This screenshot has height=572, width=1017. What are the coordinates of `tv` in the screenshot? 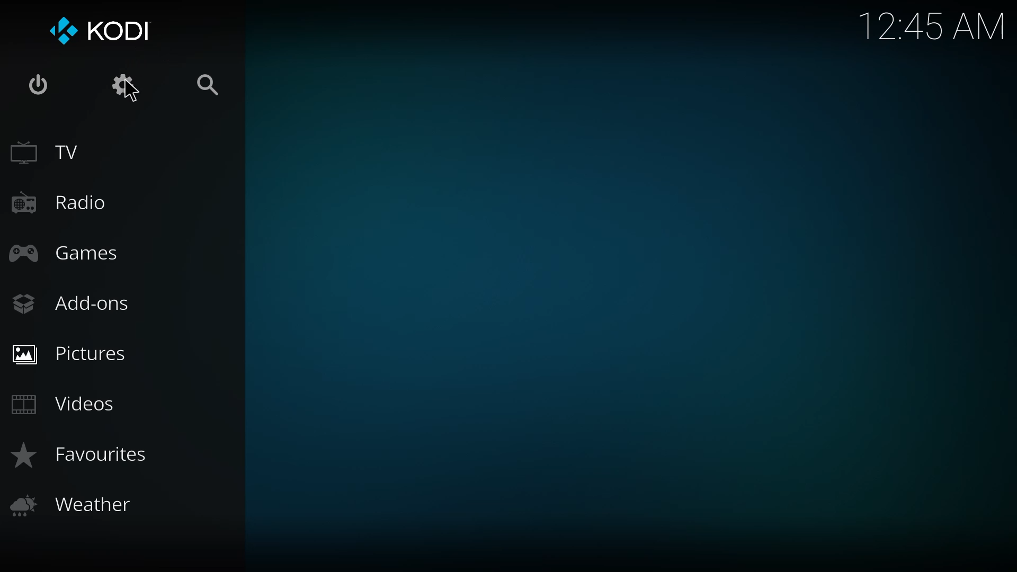 It's located at (53, 152).